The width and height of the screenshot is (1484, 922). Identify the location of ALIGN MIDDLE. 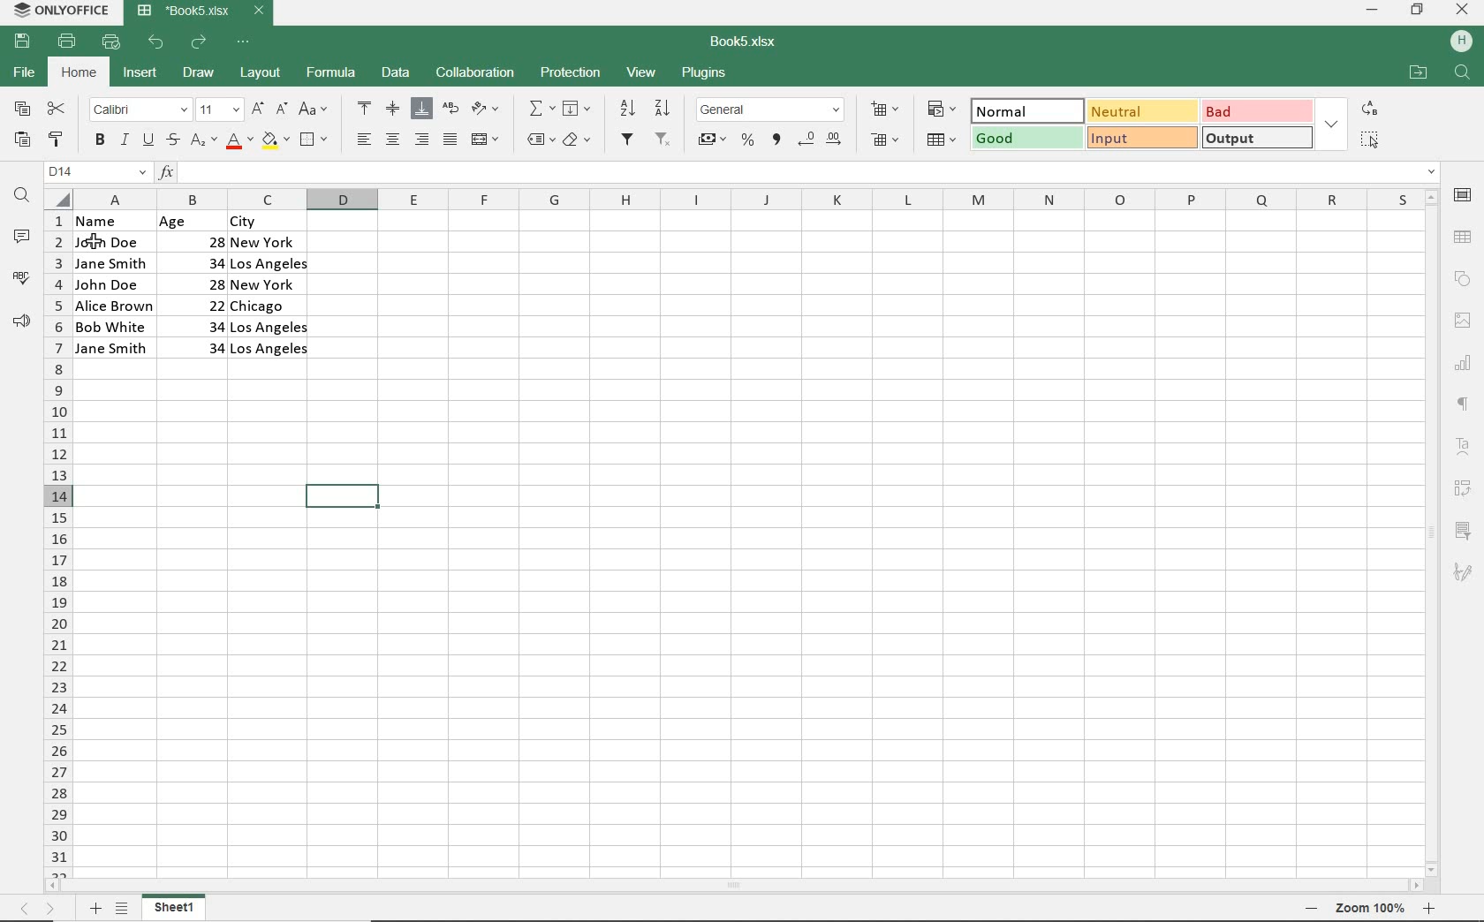
(392, 108).